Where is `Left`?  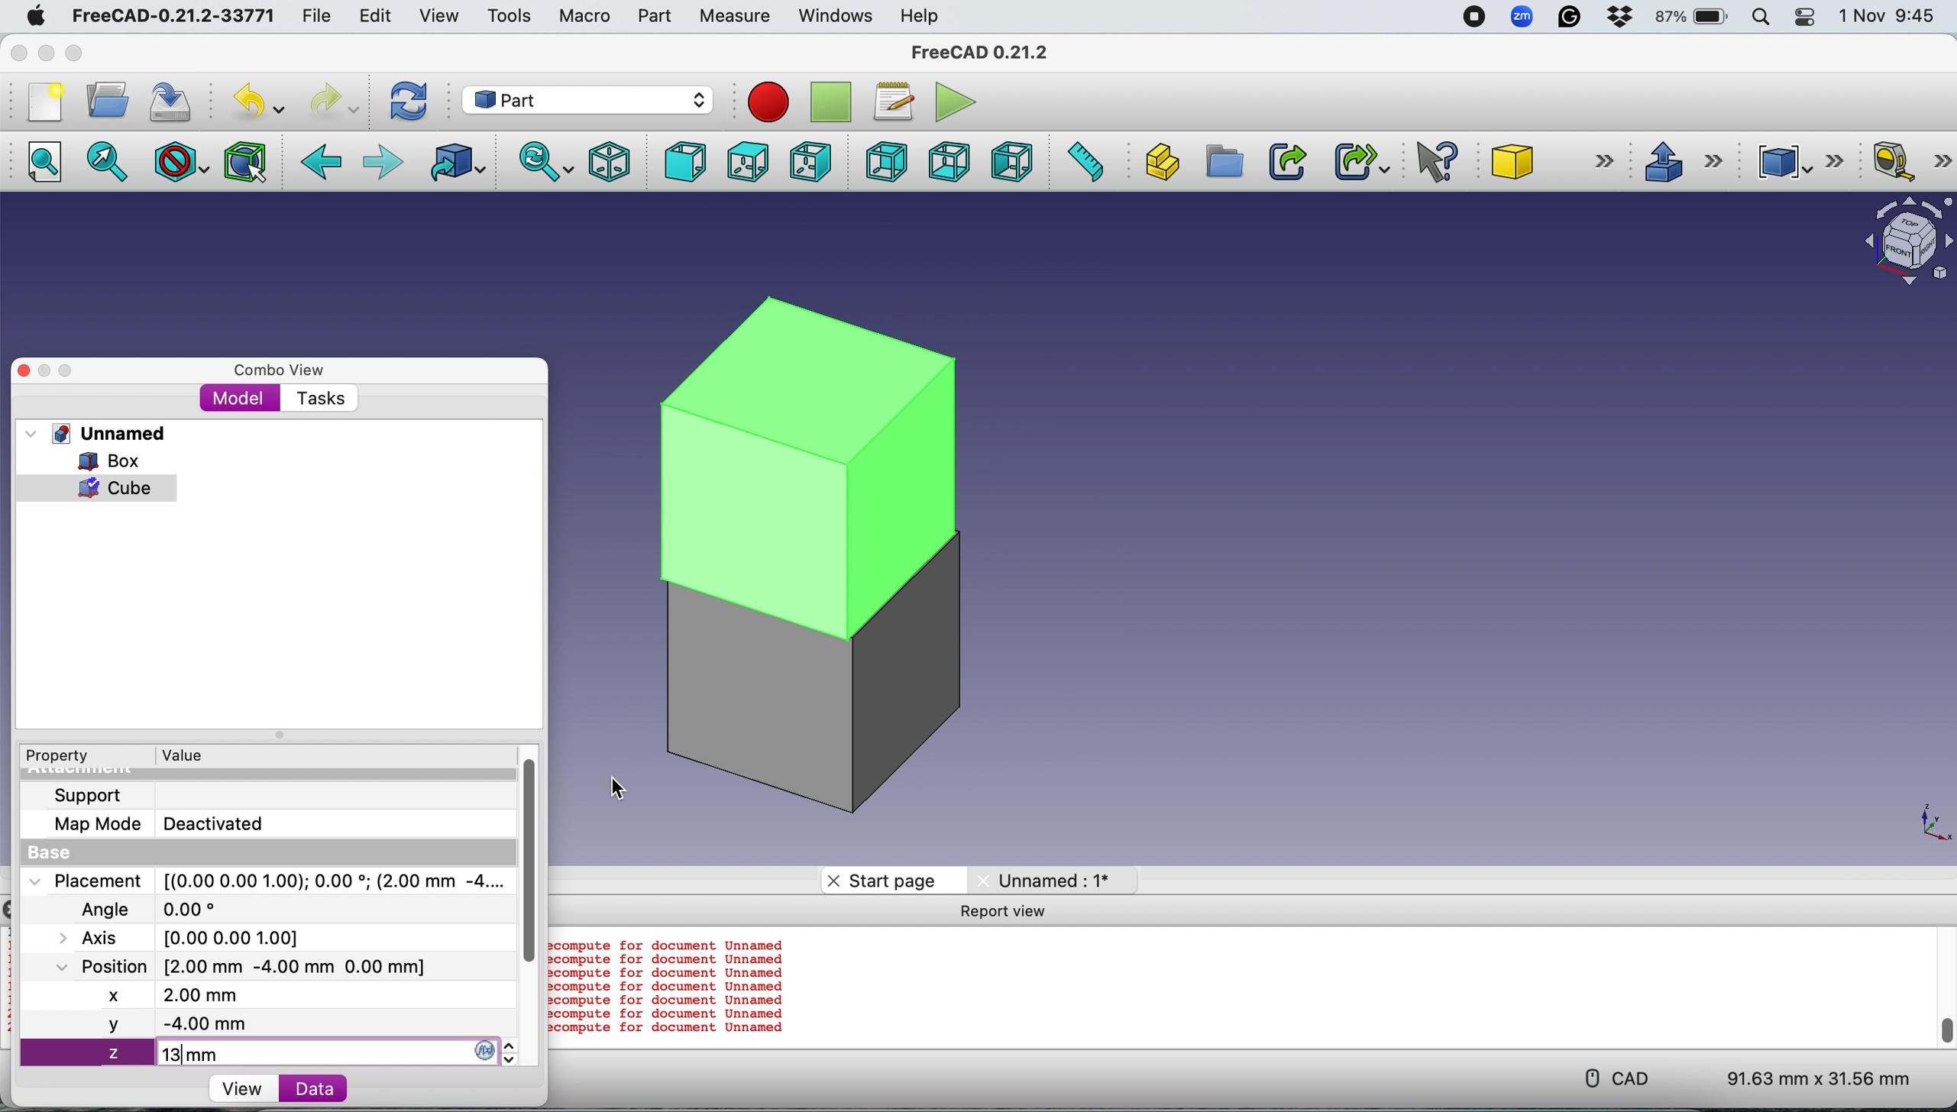
Left is located at coordinates (1011, 161).